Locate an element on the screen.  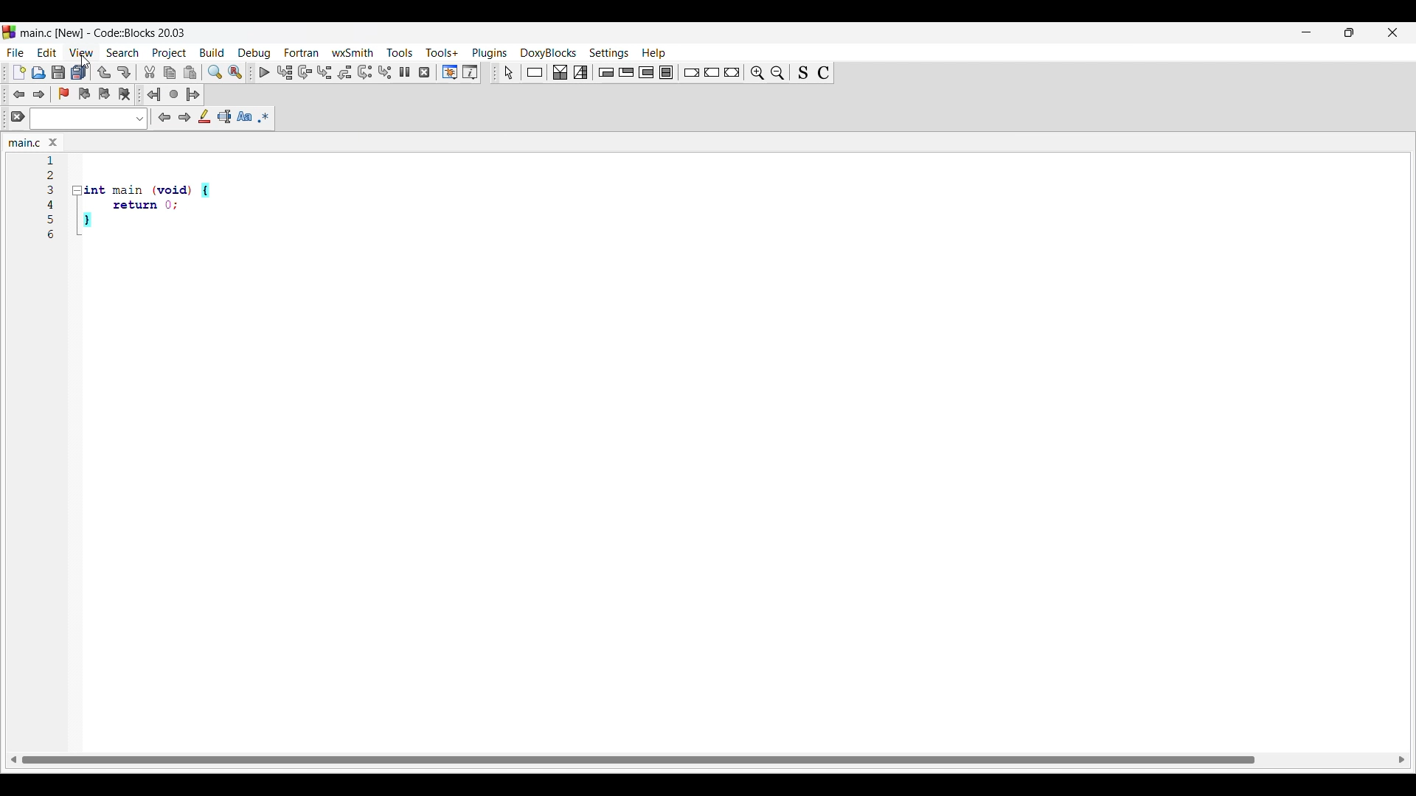
Various info is located at coordinates (470, 72).